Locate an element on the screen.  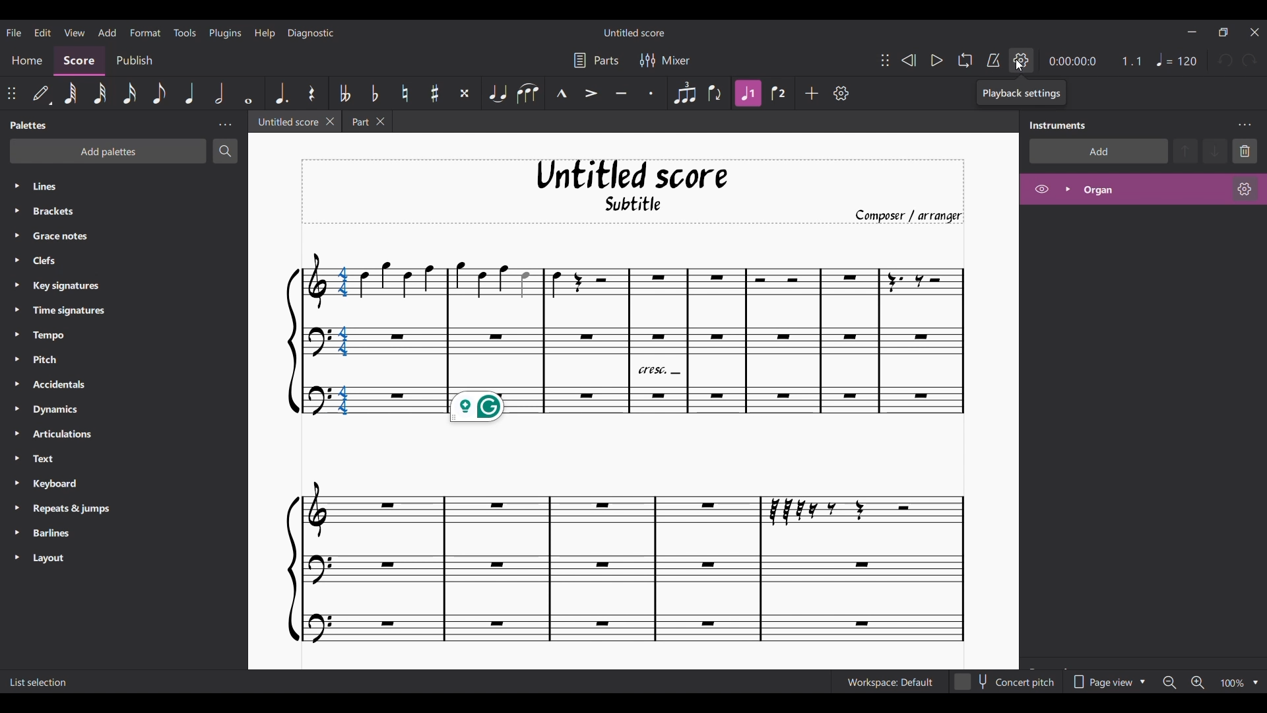
Toggle double flat is located at coordinates (345, 93).